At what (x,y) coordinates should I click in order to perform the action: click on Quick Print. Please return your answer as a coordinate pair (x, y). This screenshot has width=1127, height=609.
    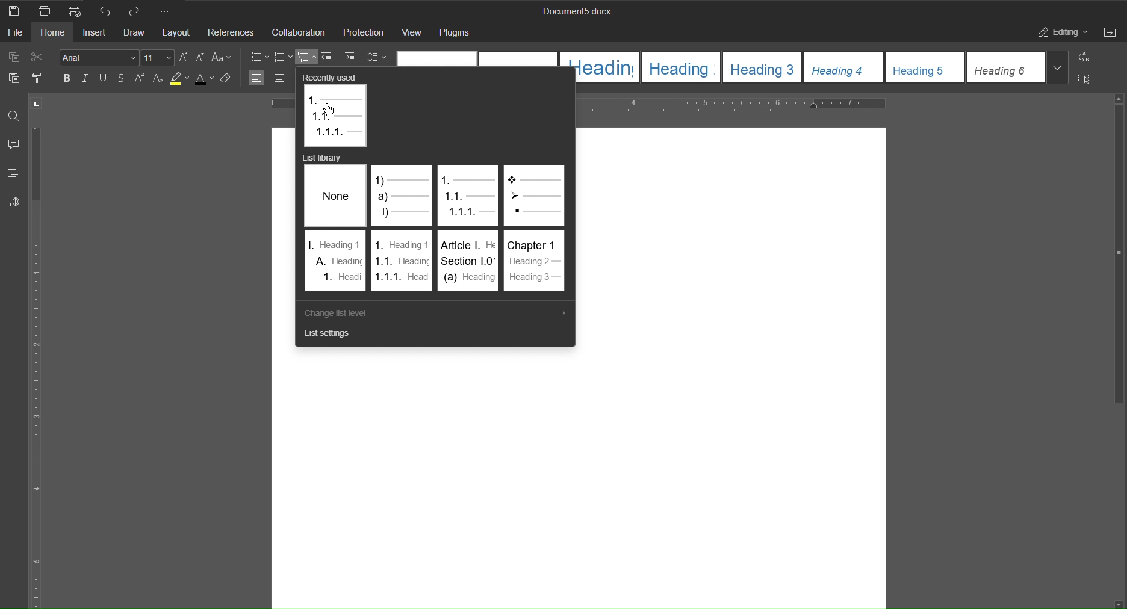
    Looking at the image, I should click on (78, 11).